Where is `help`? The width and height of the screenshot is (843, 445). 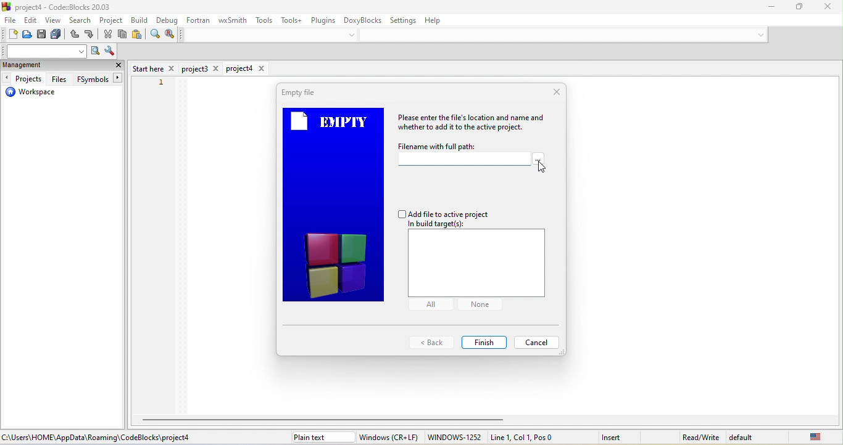
help is located at coordinates (439, 22).